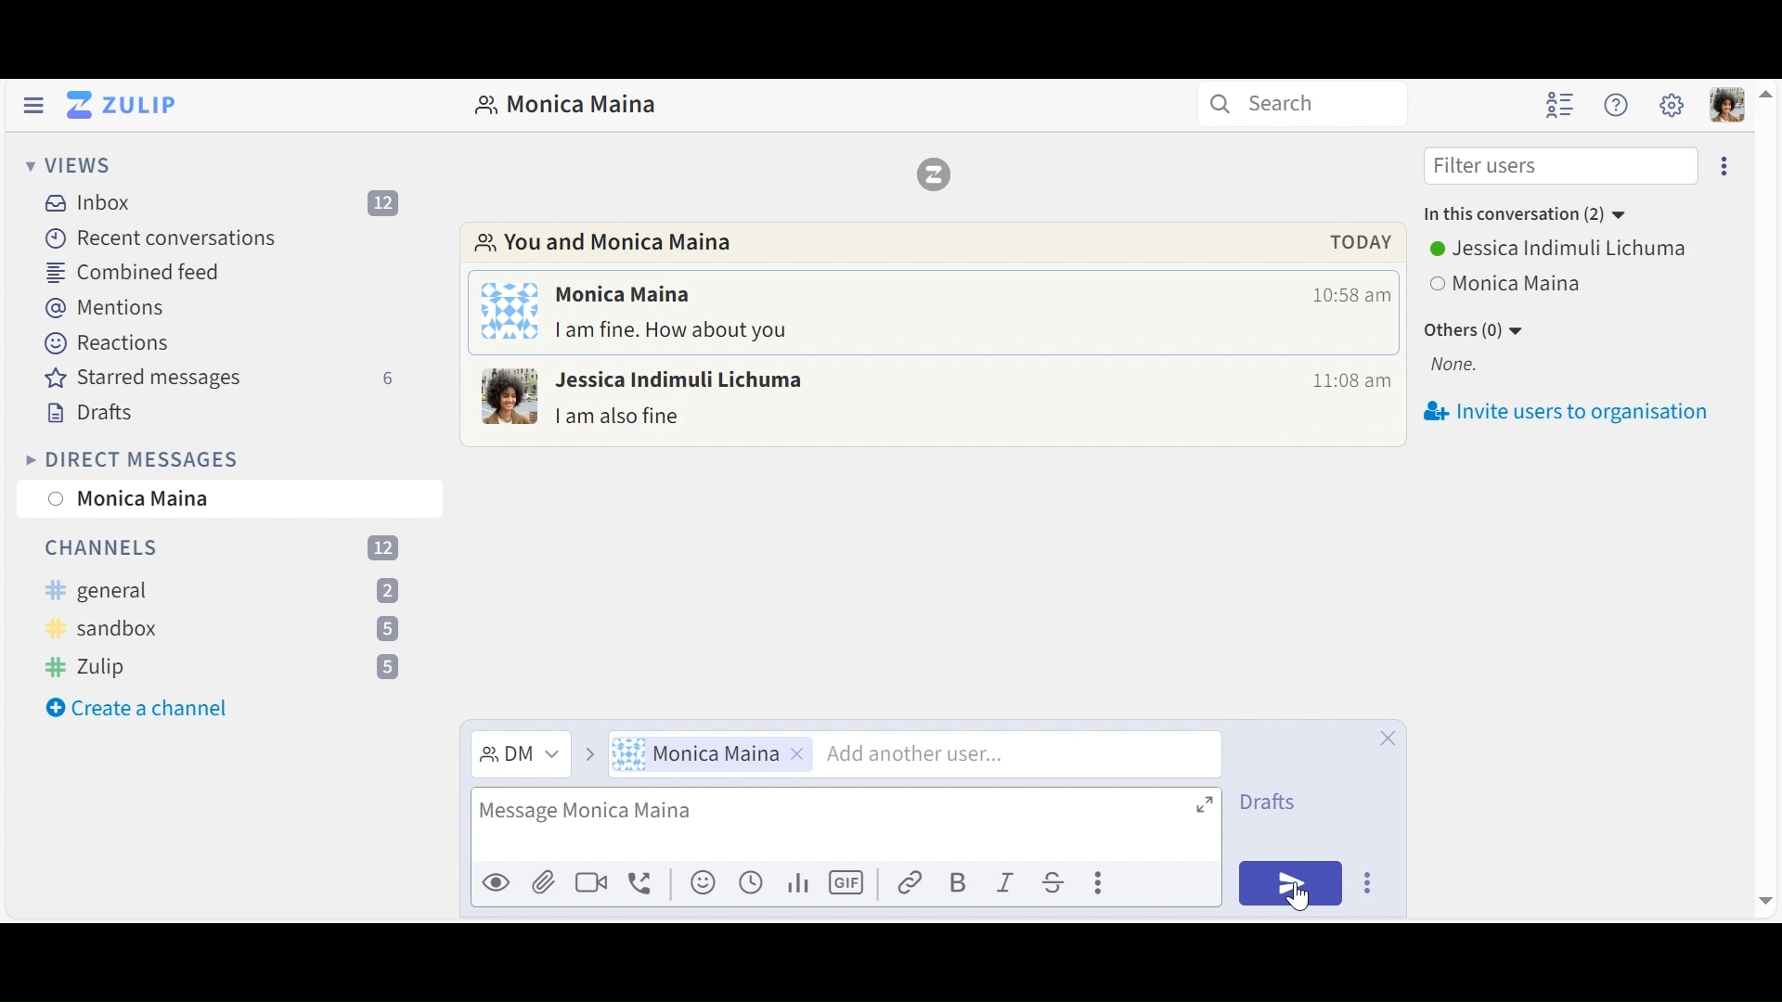  I want to click on invite, so click(1572, 415).